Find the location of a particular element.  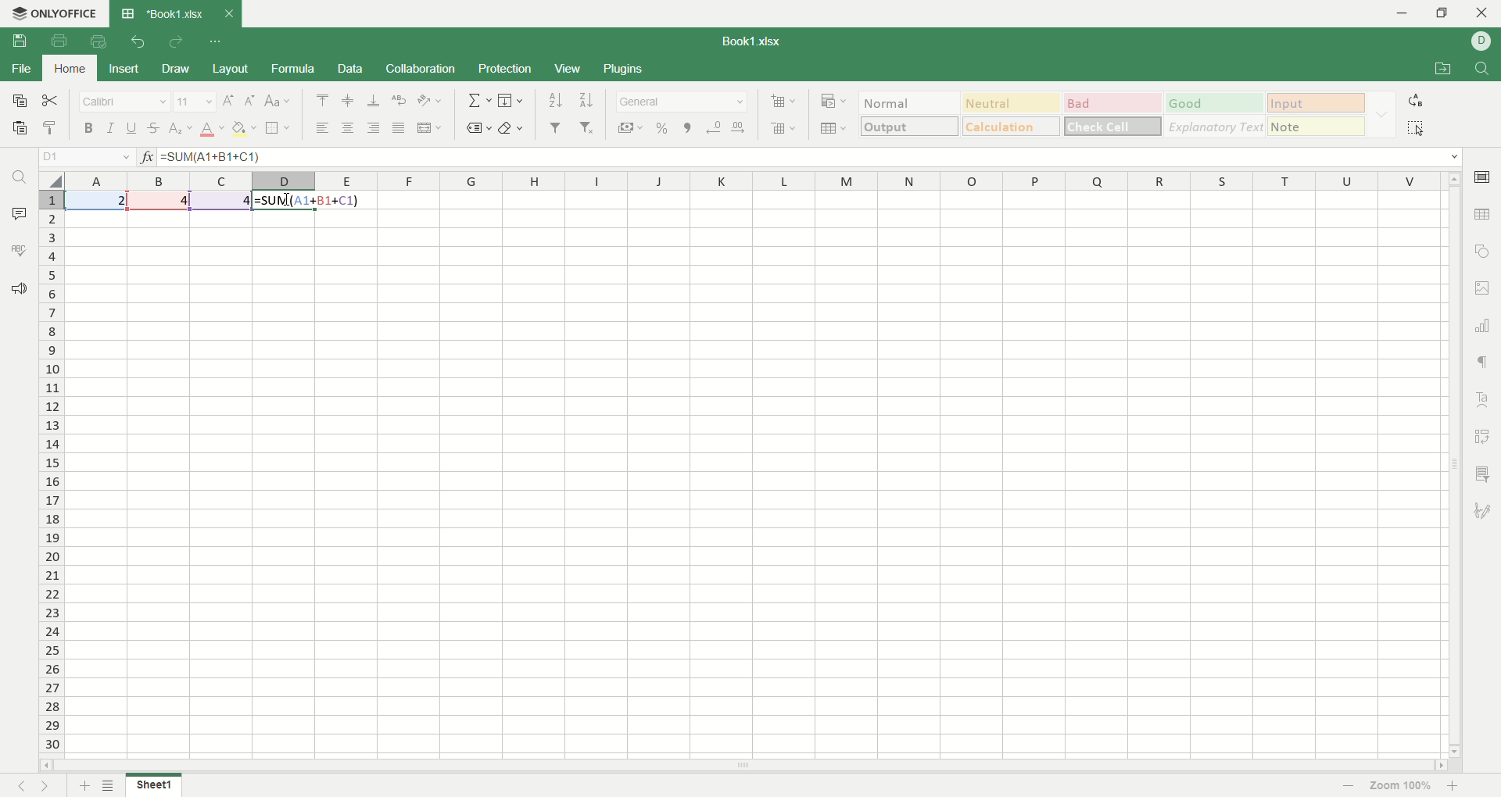

pivot settings is located at coordinates (1484, 434).